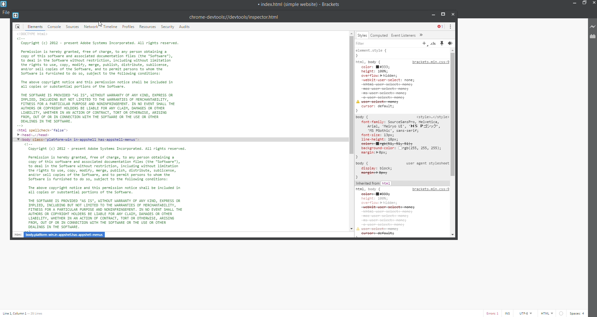  I want to click on event listners, so click(408, 35).